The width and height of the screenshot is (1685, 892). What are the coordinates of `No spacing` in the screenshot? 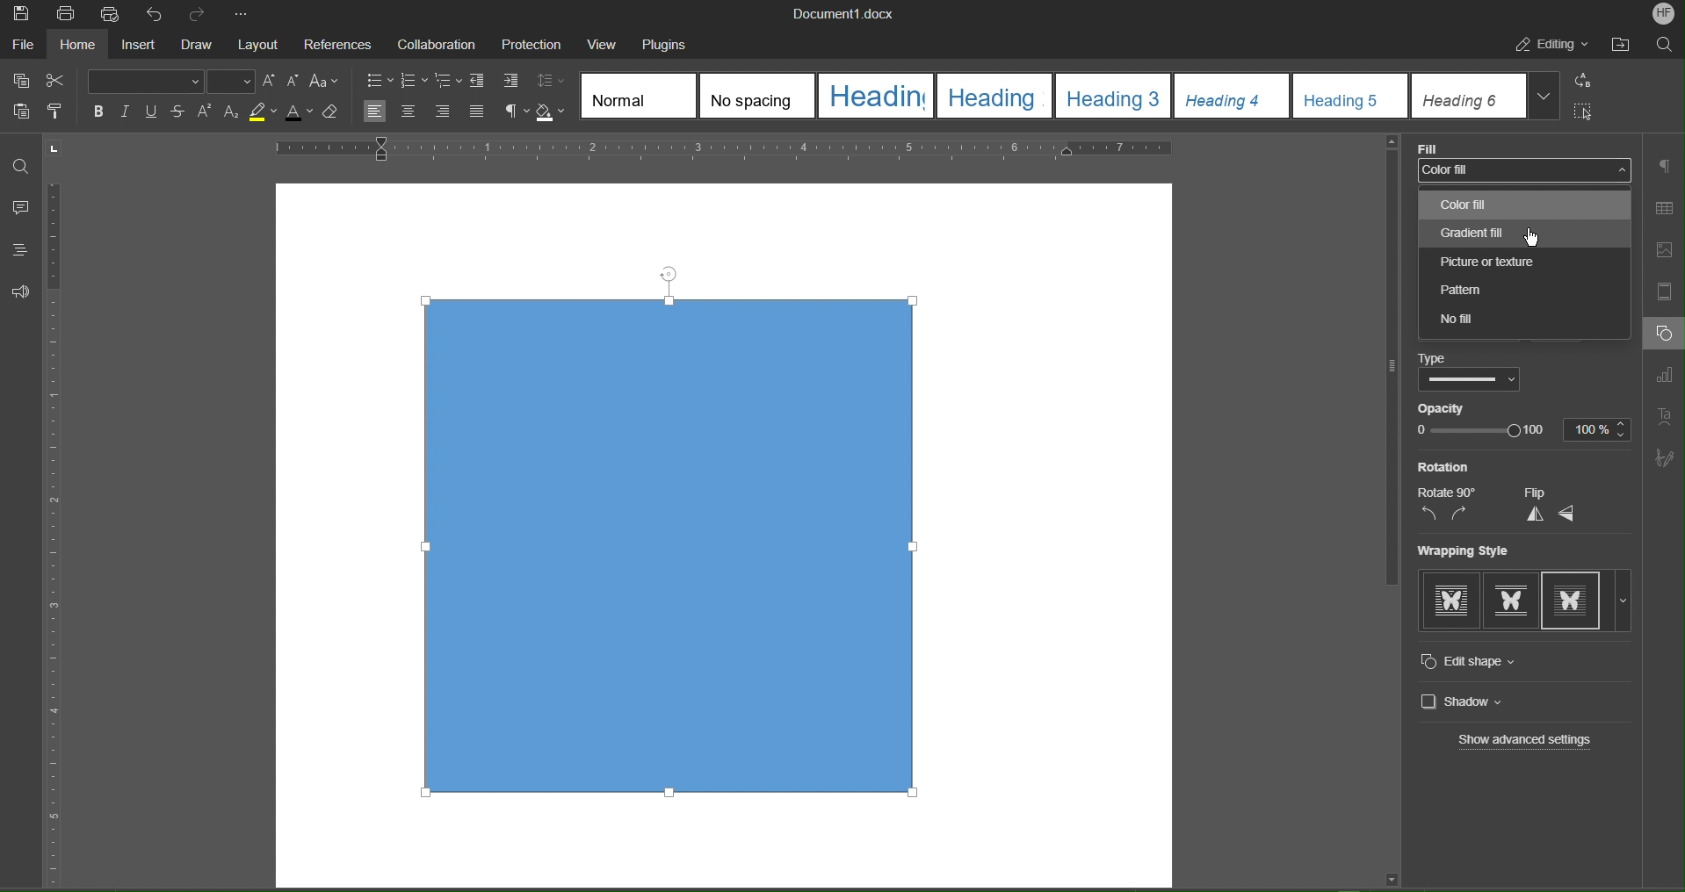 It's located at (756, 95).